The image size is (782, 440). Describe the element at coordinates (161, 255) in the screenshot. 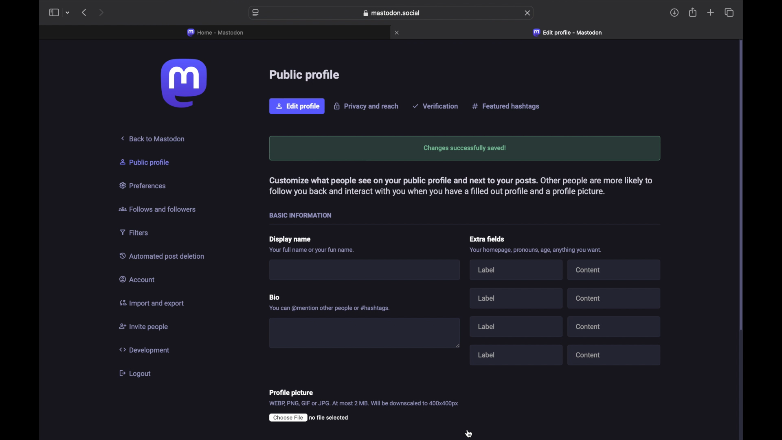

I see `\utomated post deletion` at that location.